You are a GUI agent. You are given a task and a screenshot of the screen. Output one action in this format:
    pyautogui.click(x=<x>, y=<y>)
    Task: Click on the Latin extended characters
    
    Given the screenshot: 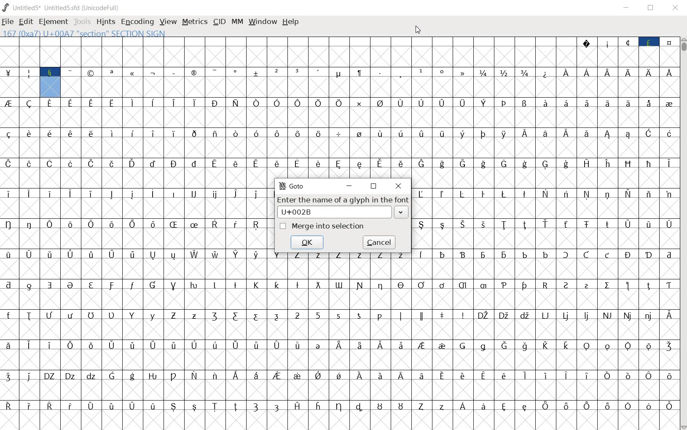 What is the action you would take?
    pyautogui.click(x=247, y=385)
    